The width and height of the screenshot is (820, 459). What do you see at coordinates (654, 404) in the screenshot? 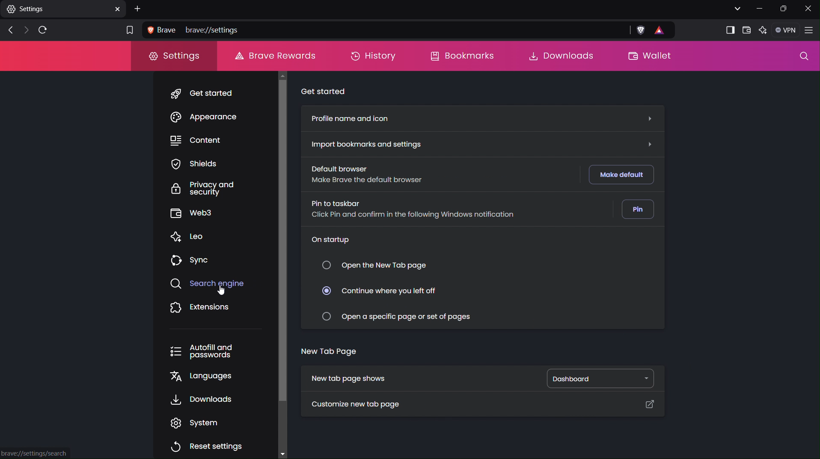
I see `Redirect` at bounding box center [654, 404].